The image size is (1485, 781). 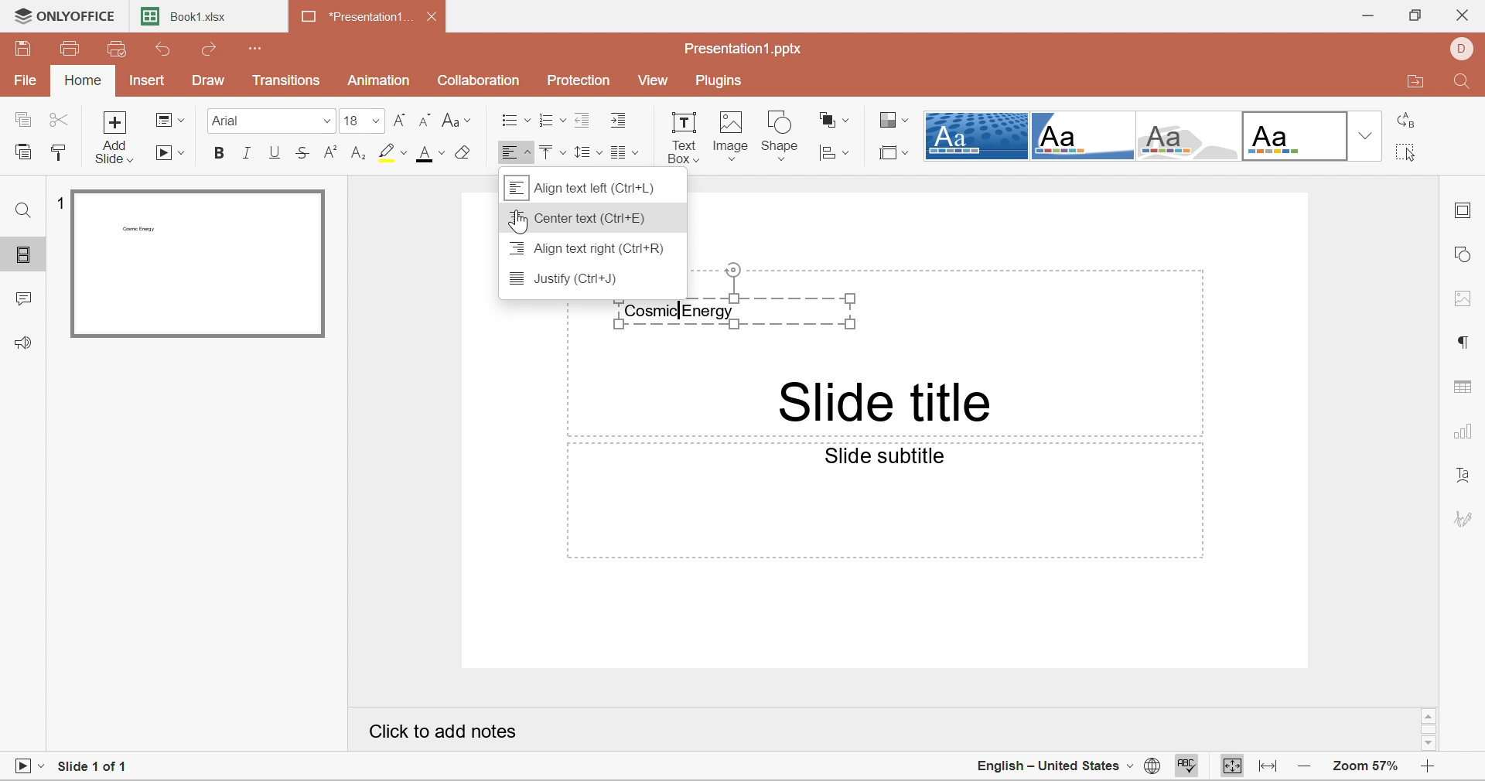 I want to click on Quick Print, so click(x=115, y=49).